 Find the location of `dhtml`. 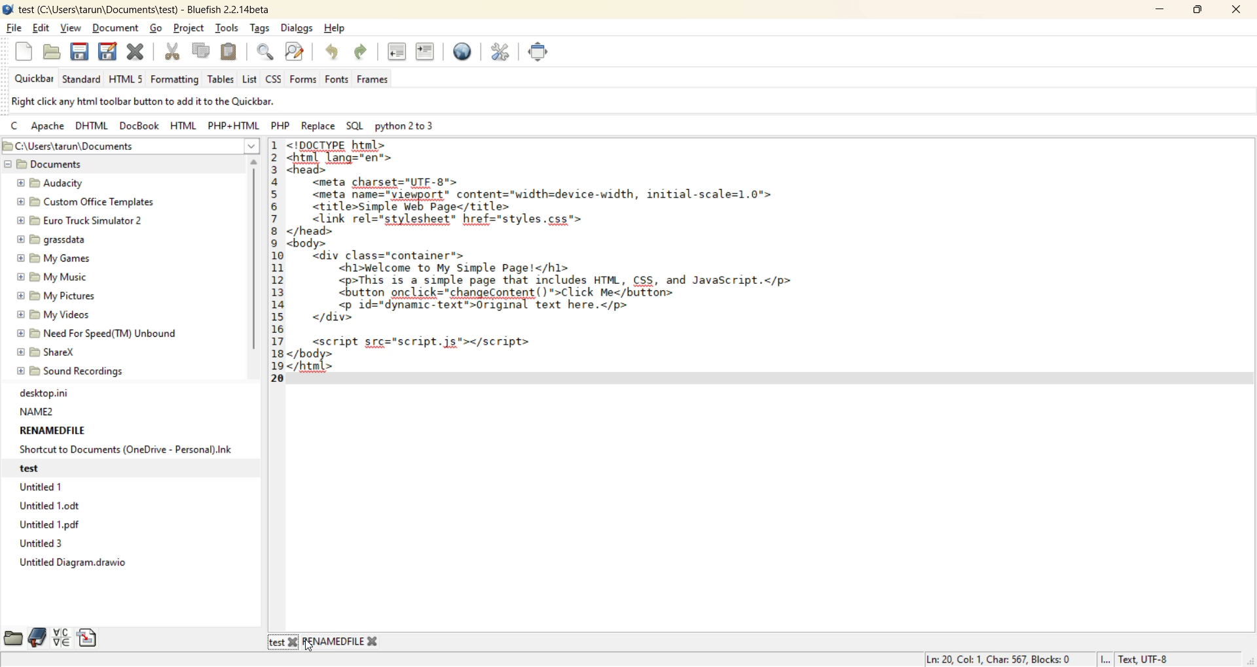

dhtml is located at coordinates (94, 128).